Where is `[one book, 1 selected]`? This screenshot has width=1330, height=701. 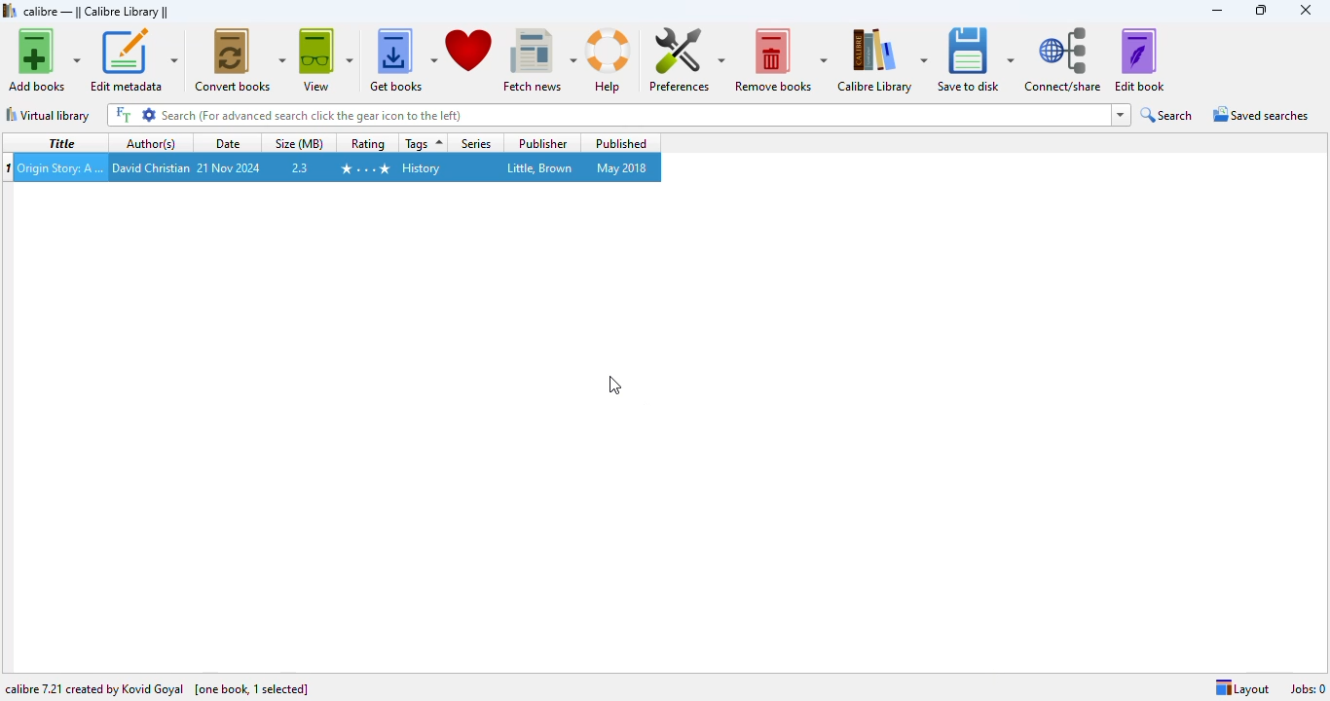
[one book, 1 selected] is located at coordinates (252, 688).